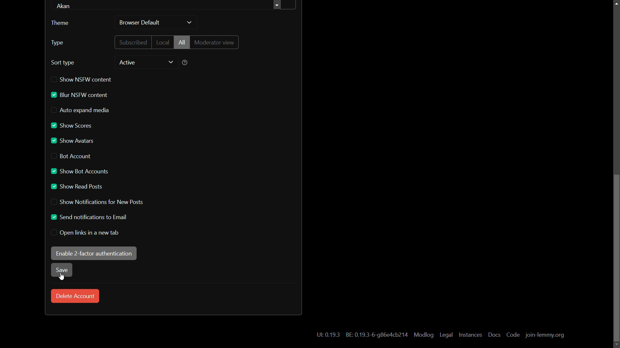  What do you see at coordinates (423, 335) in the screenshot?
I see `modlog` at bounding box center [423, 335].